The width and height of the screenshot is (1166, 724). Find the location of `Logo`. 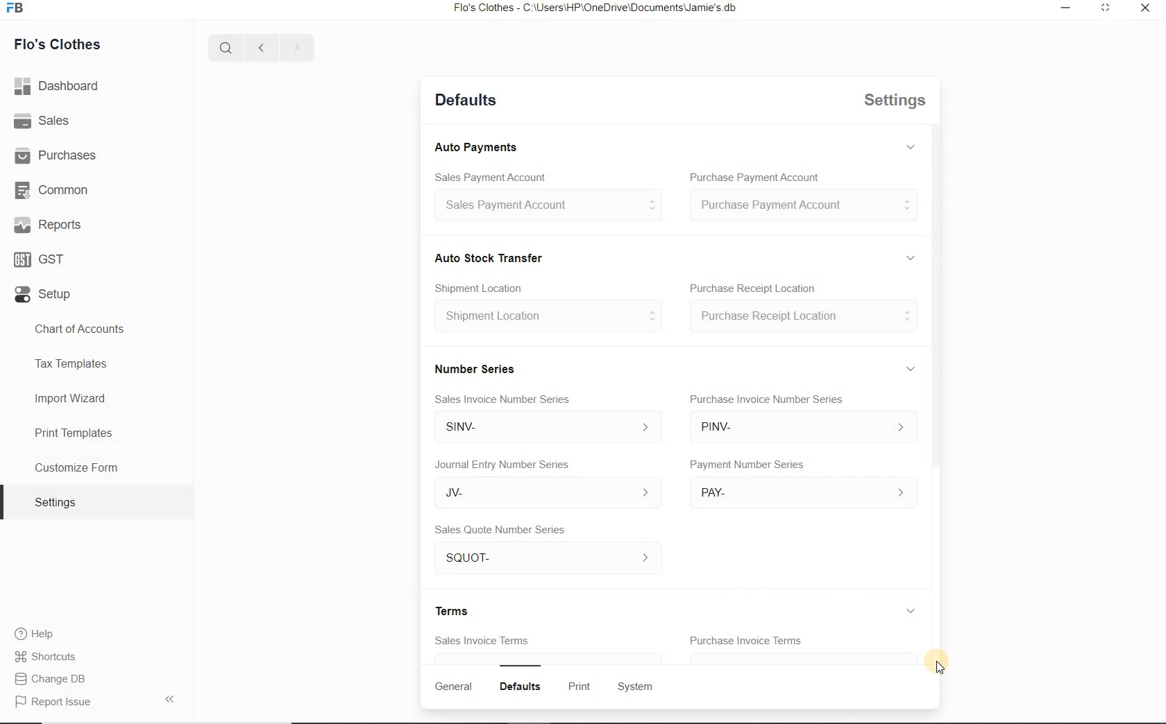

Logo is located at coordinates (17, 8).